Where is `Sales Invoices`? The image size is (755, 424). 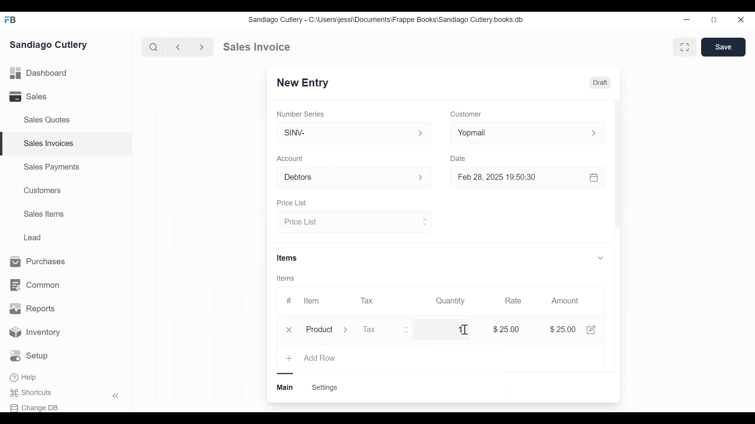
Sales Invoices is located at coordinates (49, 144).